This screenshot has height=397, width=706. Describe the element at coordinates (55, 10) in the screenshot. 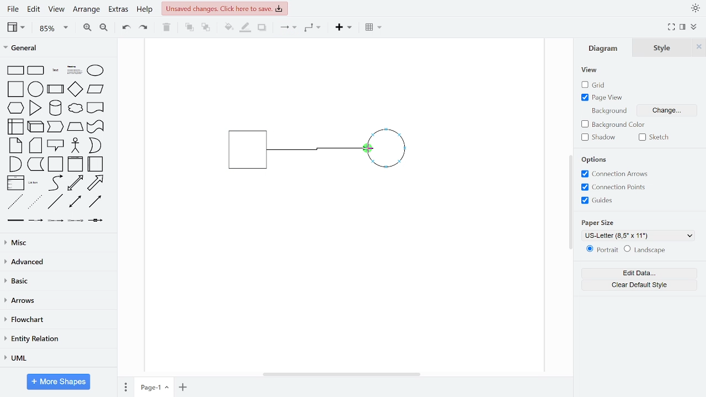

I see `view` at that location.